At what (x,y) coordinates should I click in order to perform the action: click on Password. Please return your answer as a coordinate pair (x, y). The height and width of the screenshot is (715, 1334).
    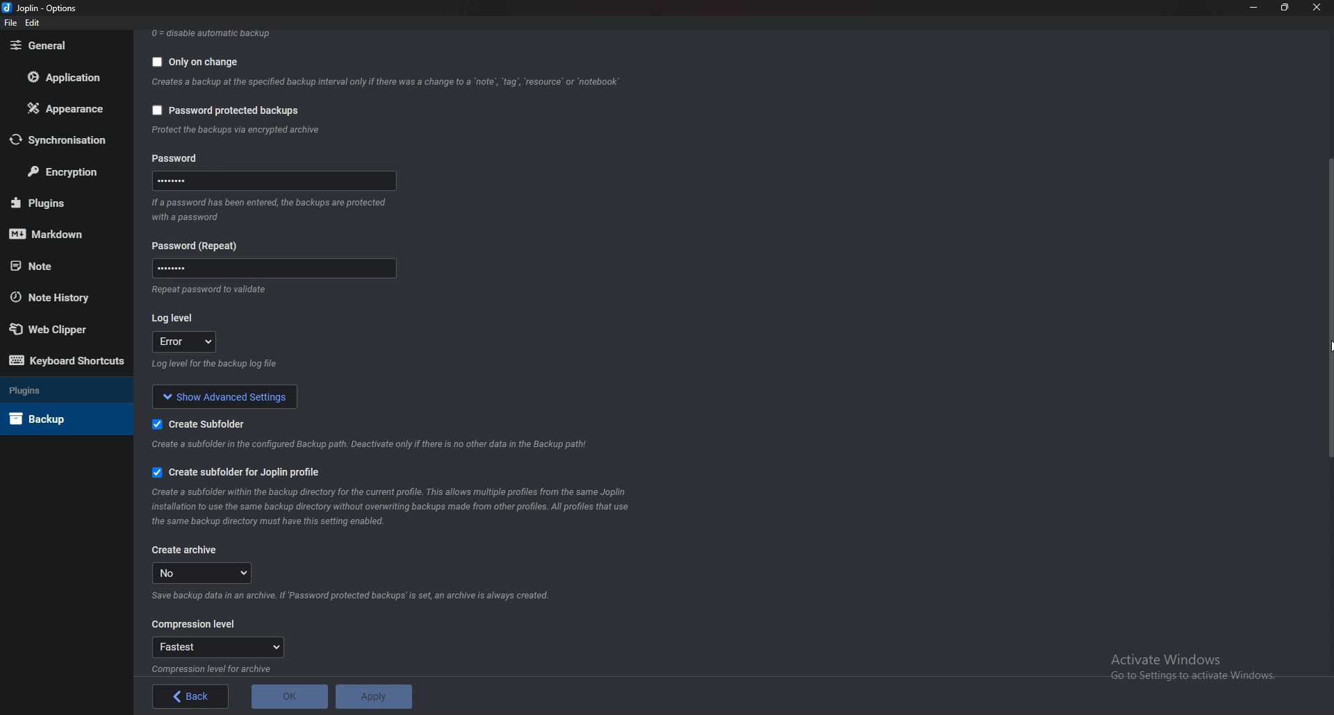
    Looking at the image, I should click on (271, 269).